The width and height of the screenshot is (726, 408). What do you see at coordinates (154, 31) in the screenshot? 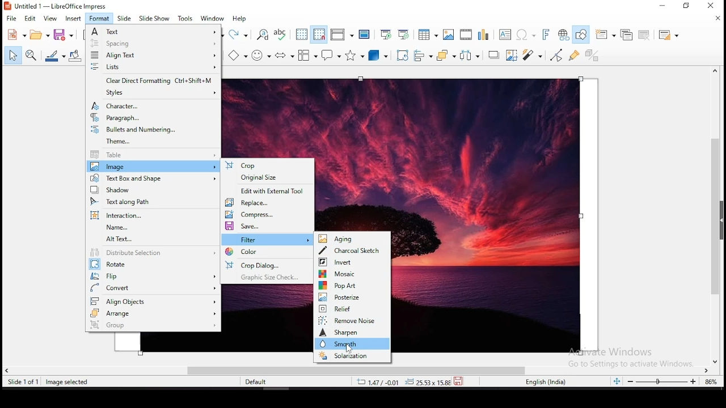
I see `text` at bounding box center [154, 31].